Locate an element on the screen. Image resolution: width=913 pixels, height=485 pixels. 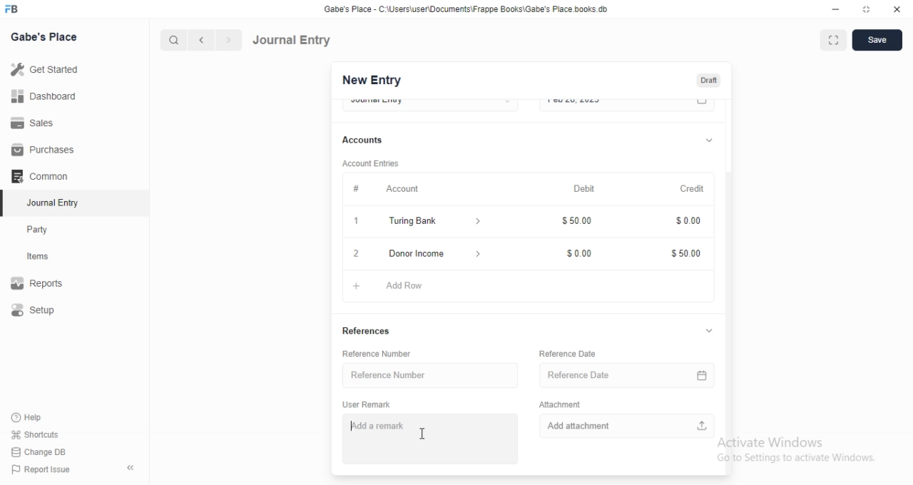
$5000 is located at coordinates (686, 254).